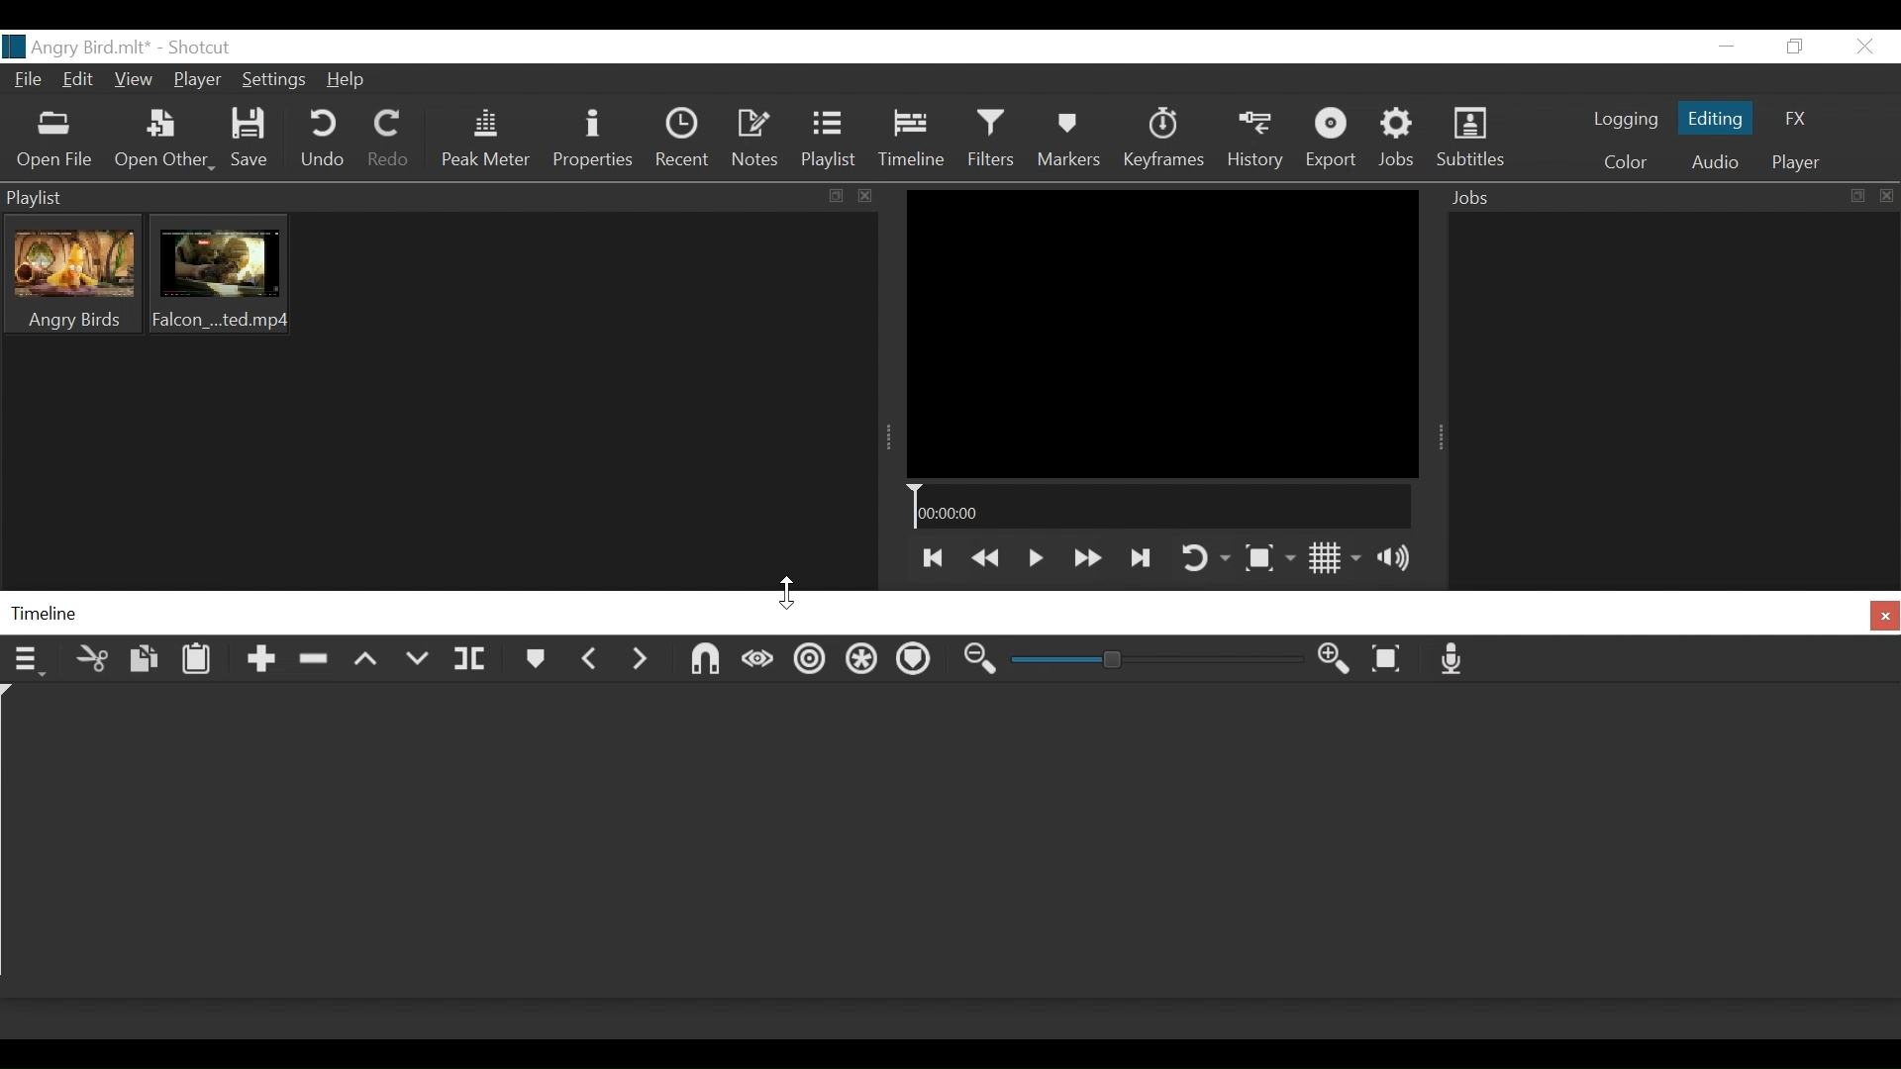 This screenshot has height=1069, width=1901. Describe the element at coordinates (706, 661) in the screenshot. I see `Snap` at that location.